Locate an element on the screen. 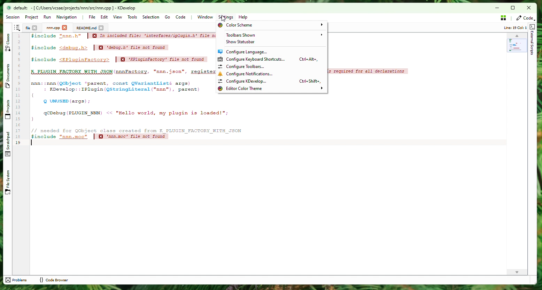 This screenshot has height=290, width=542. Configure kdevelop is located at coordinates (271, 81).